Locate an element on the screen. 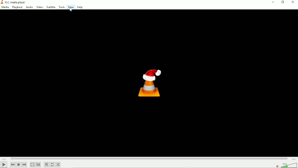  View is located at coordinates (70, 7).